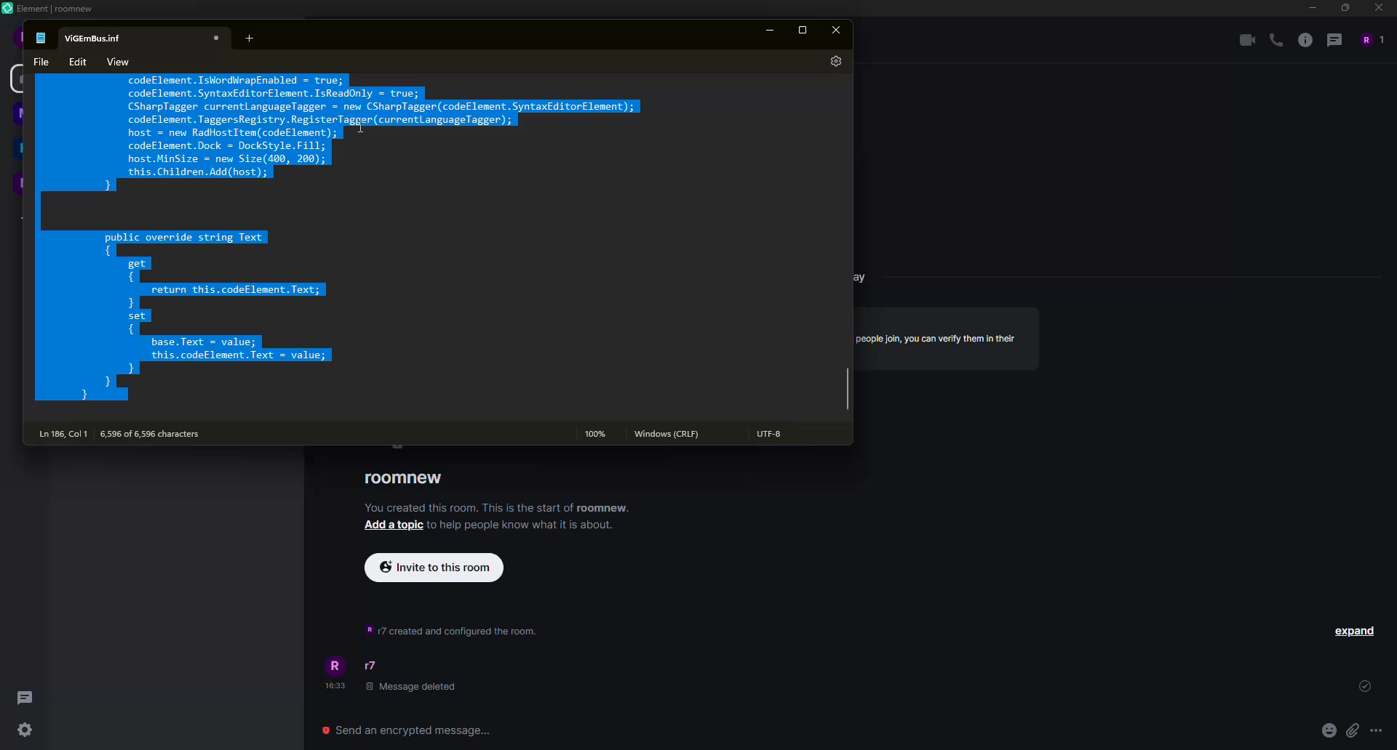 The height and width of the screenshot is (750, 1397). What do you see at coordinates (1376, 729) in the screenshot?
I see `more` at bounding box center [1376, 729].